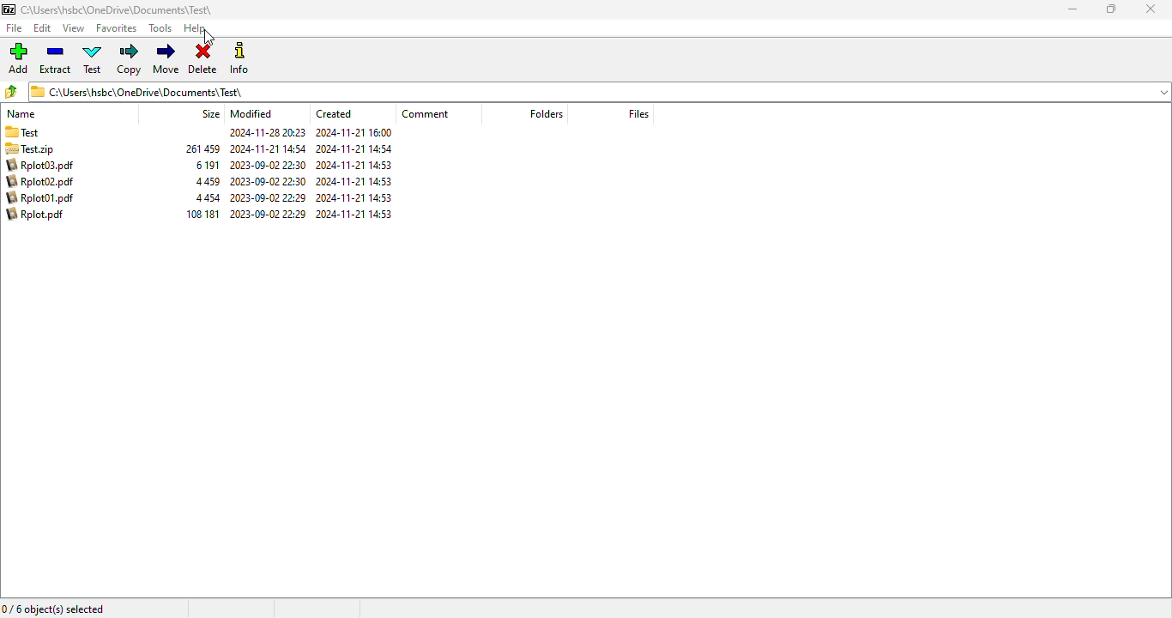 The image size is (1172, 618). Describe the element at coordinates (93, 58) in the screenshot. I see `test` at that location.